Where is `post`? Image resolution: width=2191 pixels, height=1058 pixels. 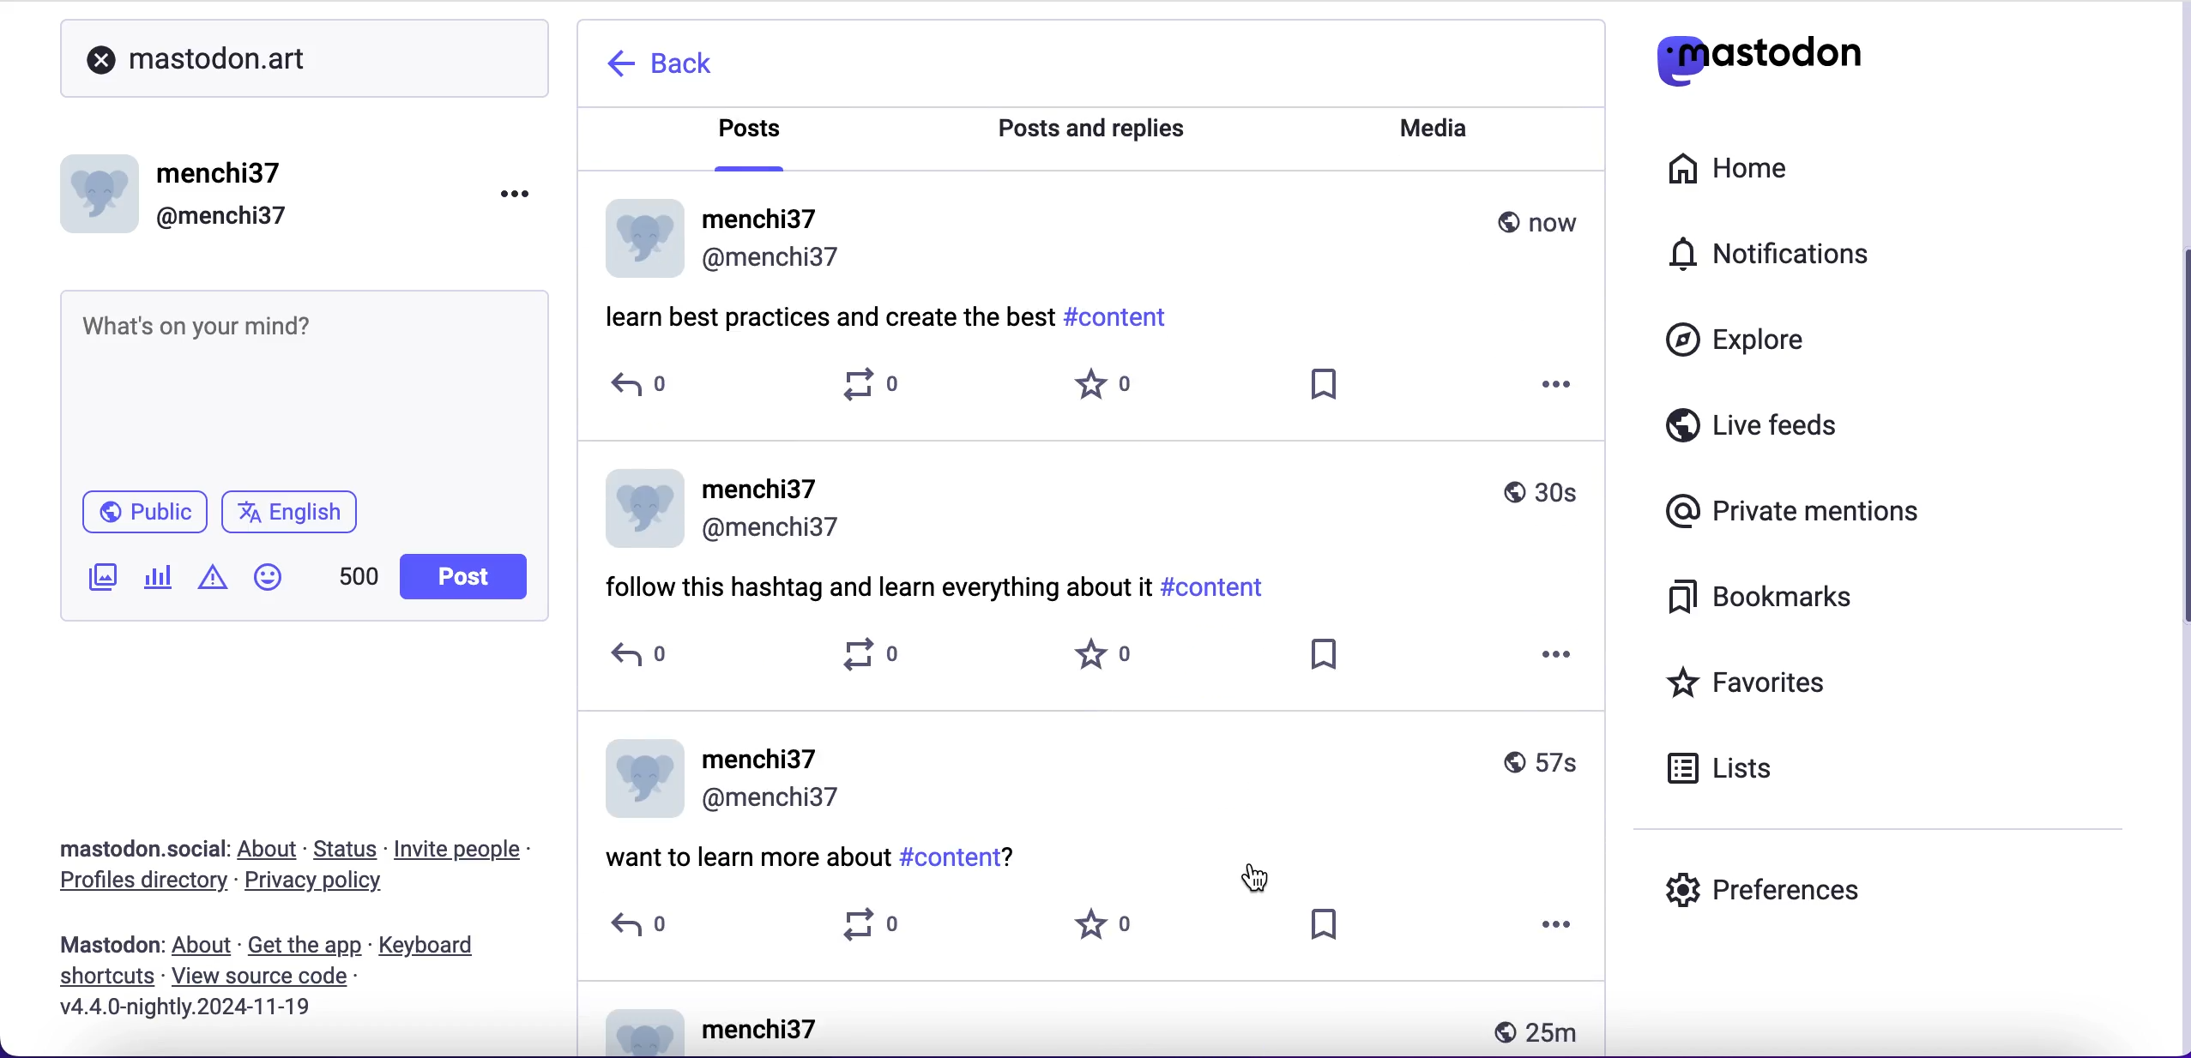
post is located at coordinates (986, 1025).